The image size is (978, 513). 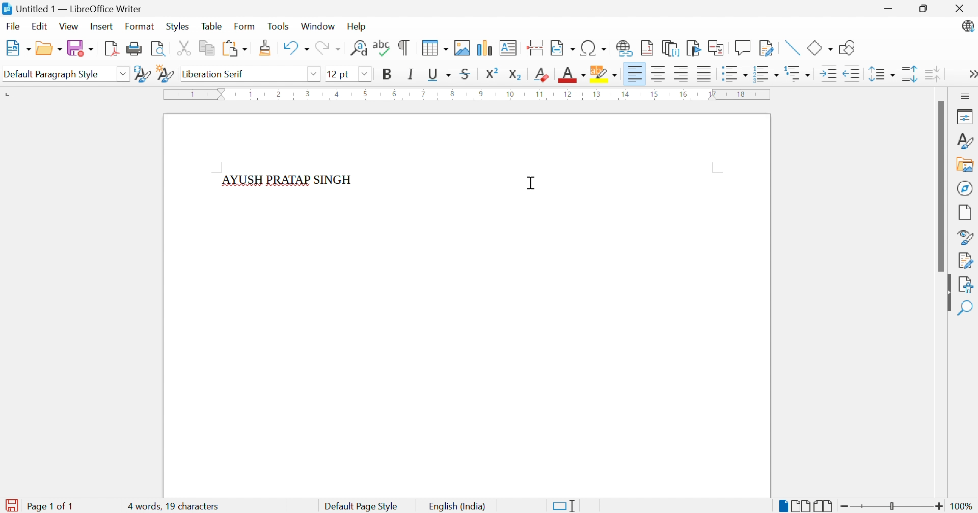 What do you see at coordinates (215, 74) in the screenshot?
I see `Liberation Serif` at bounding box center [215, 74].